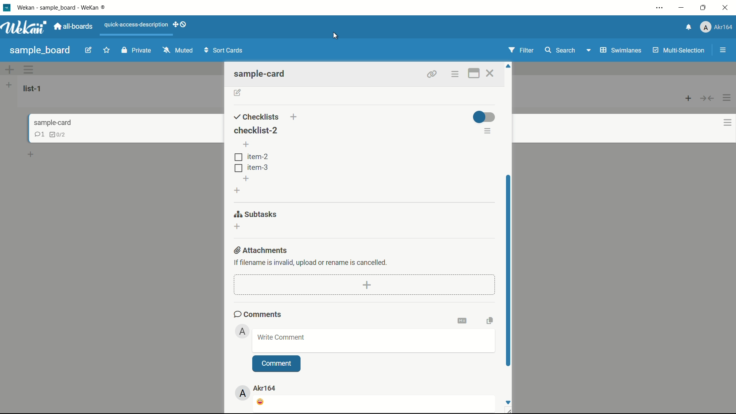 This screenshot has width=736, height=414. I want to click on add subtasks, so click(238, 227).